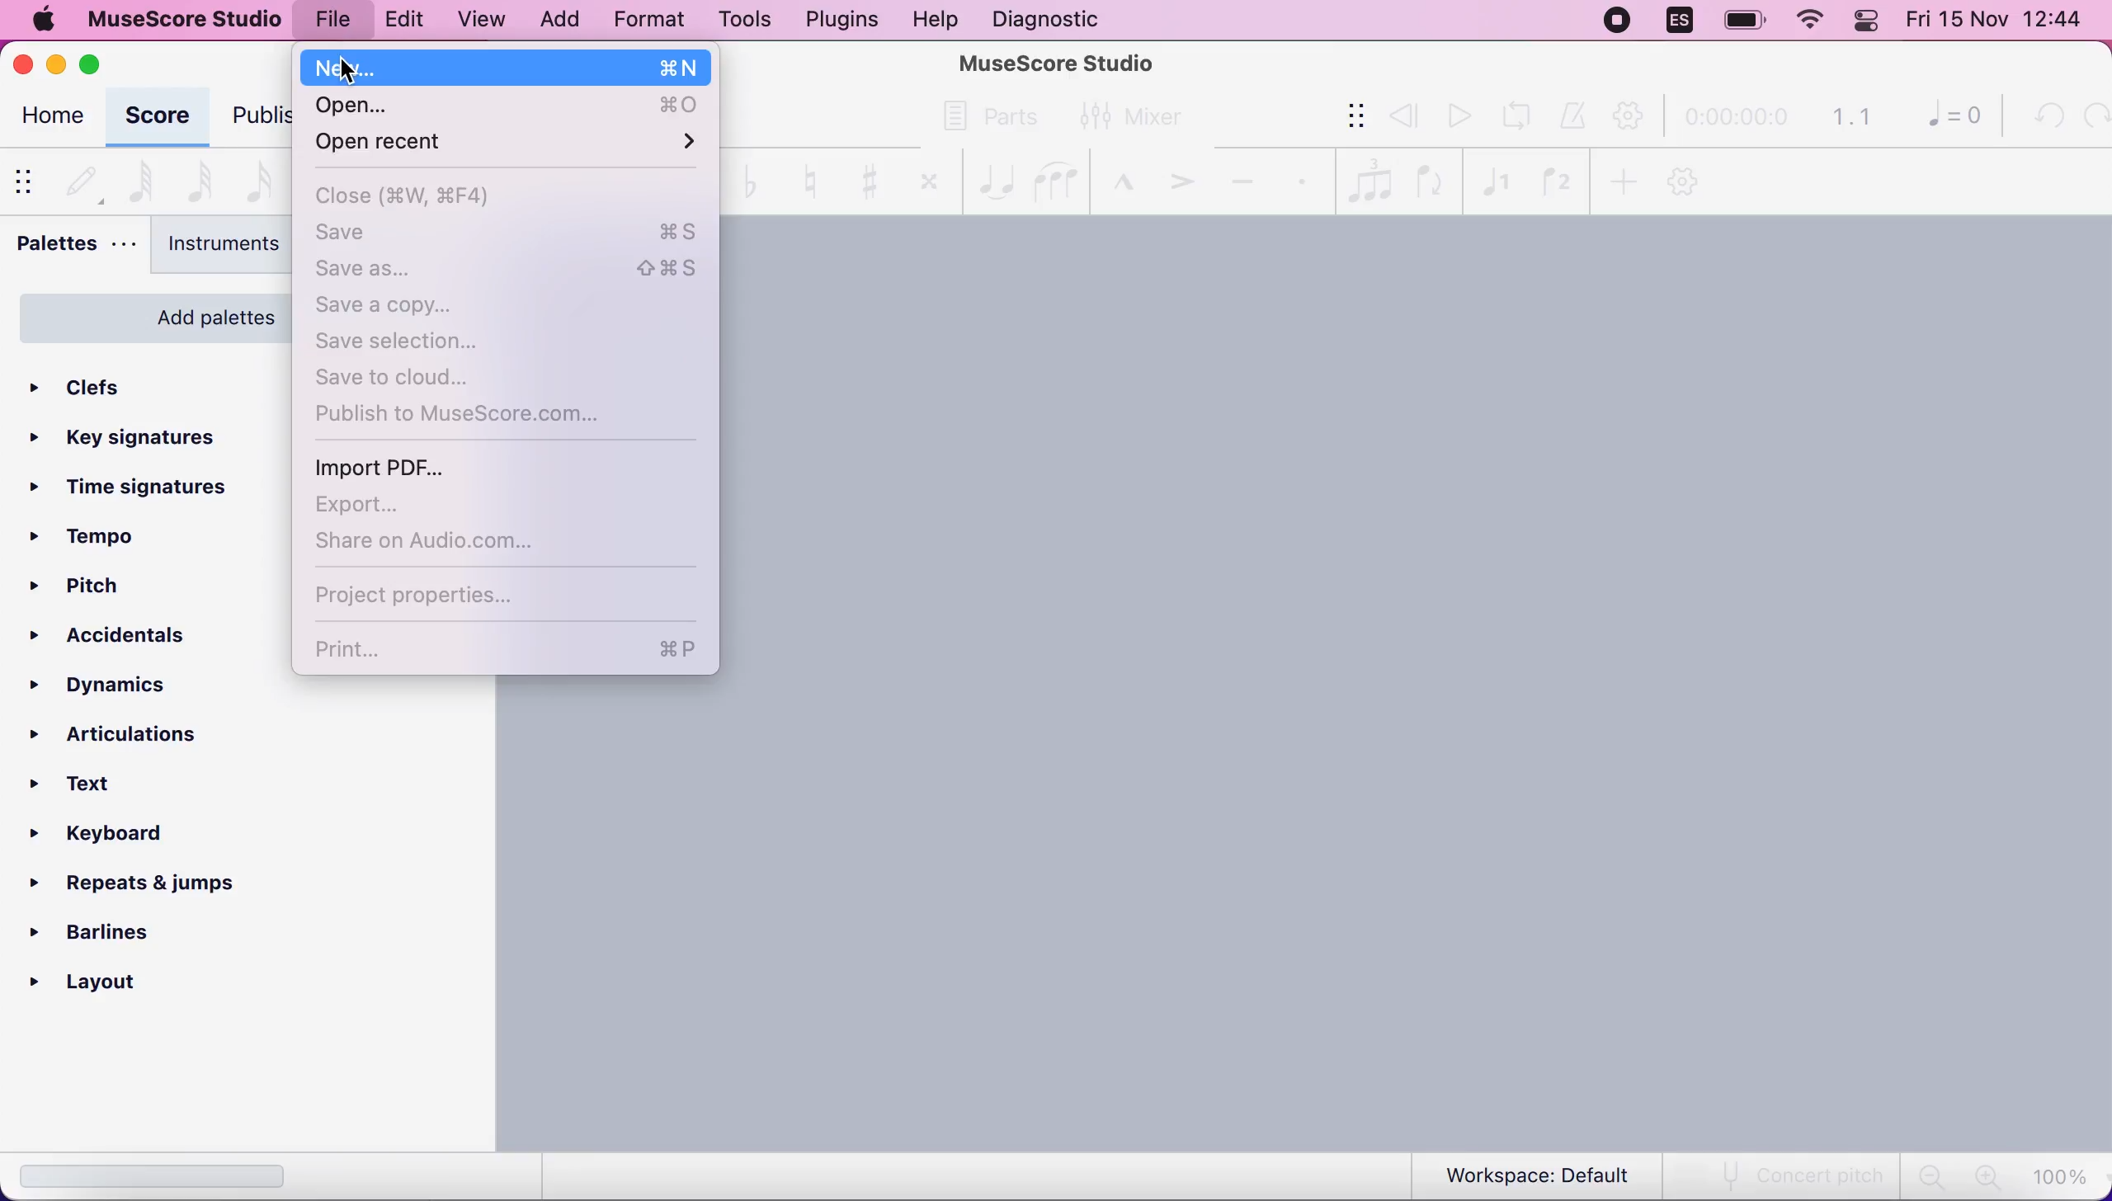 This screenshot has height=1201, width=2112. Describe the element at coordinates (2044, 116) in the screenshot. I see `undo` at that location.